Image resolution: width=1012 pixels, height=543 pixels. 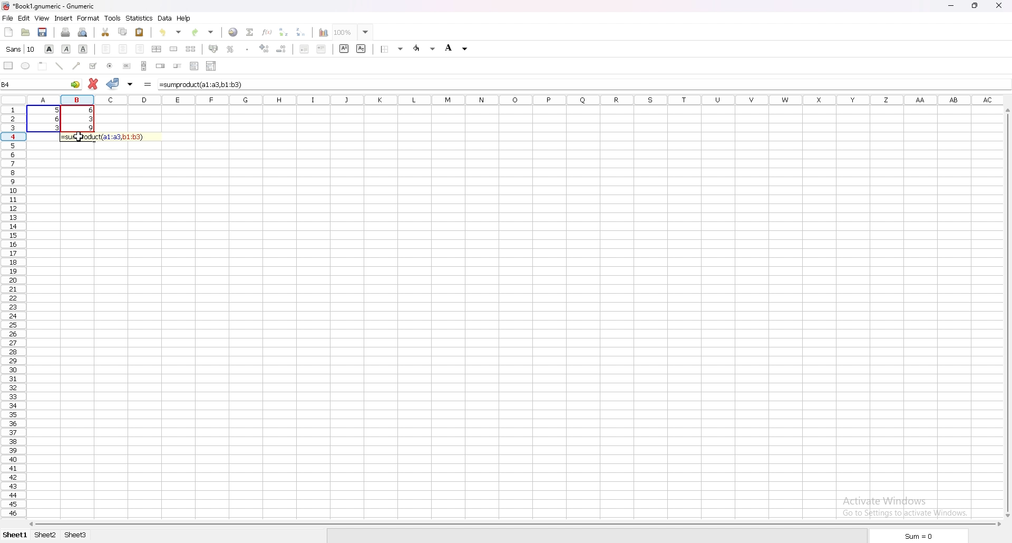 I want to click on sheet, so click(x=16, y=535).